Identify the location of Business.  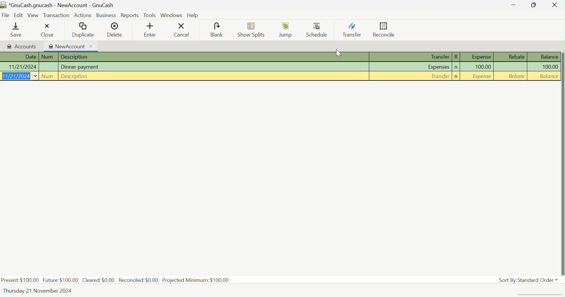
(107, 16).